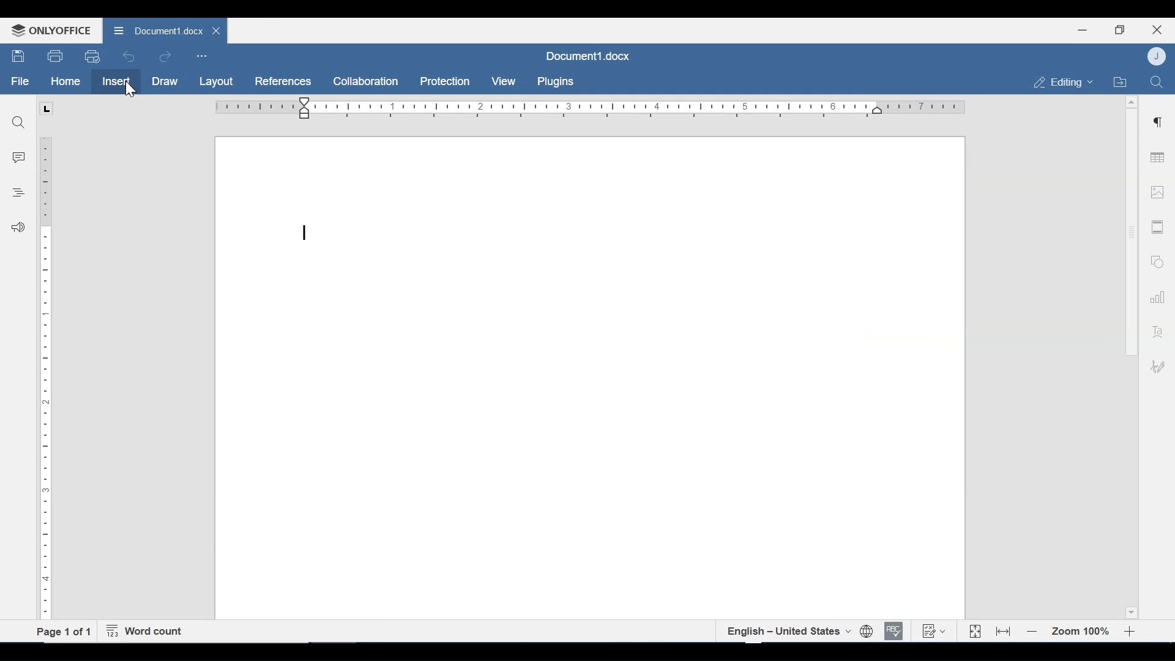 This screenshot has height=661, width=1175. I want to click on Header and Footer, so click(1158, 228).